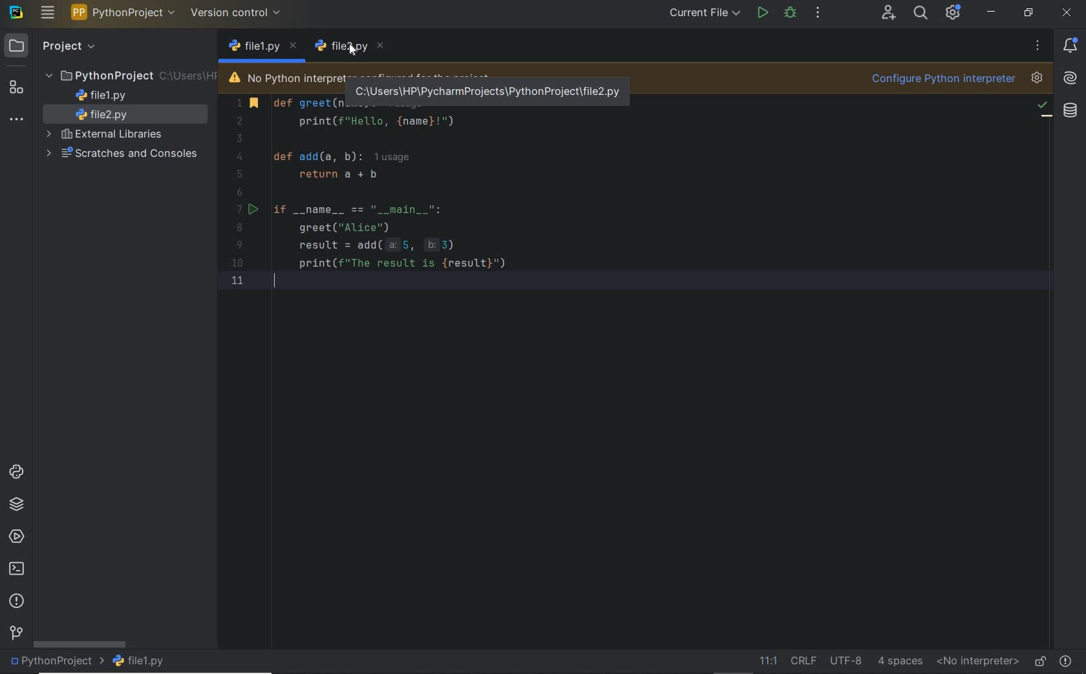 The height and width of the screenshot is (674, 1086). I want to click on system name, so click(17, 12).